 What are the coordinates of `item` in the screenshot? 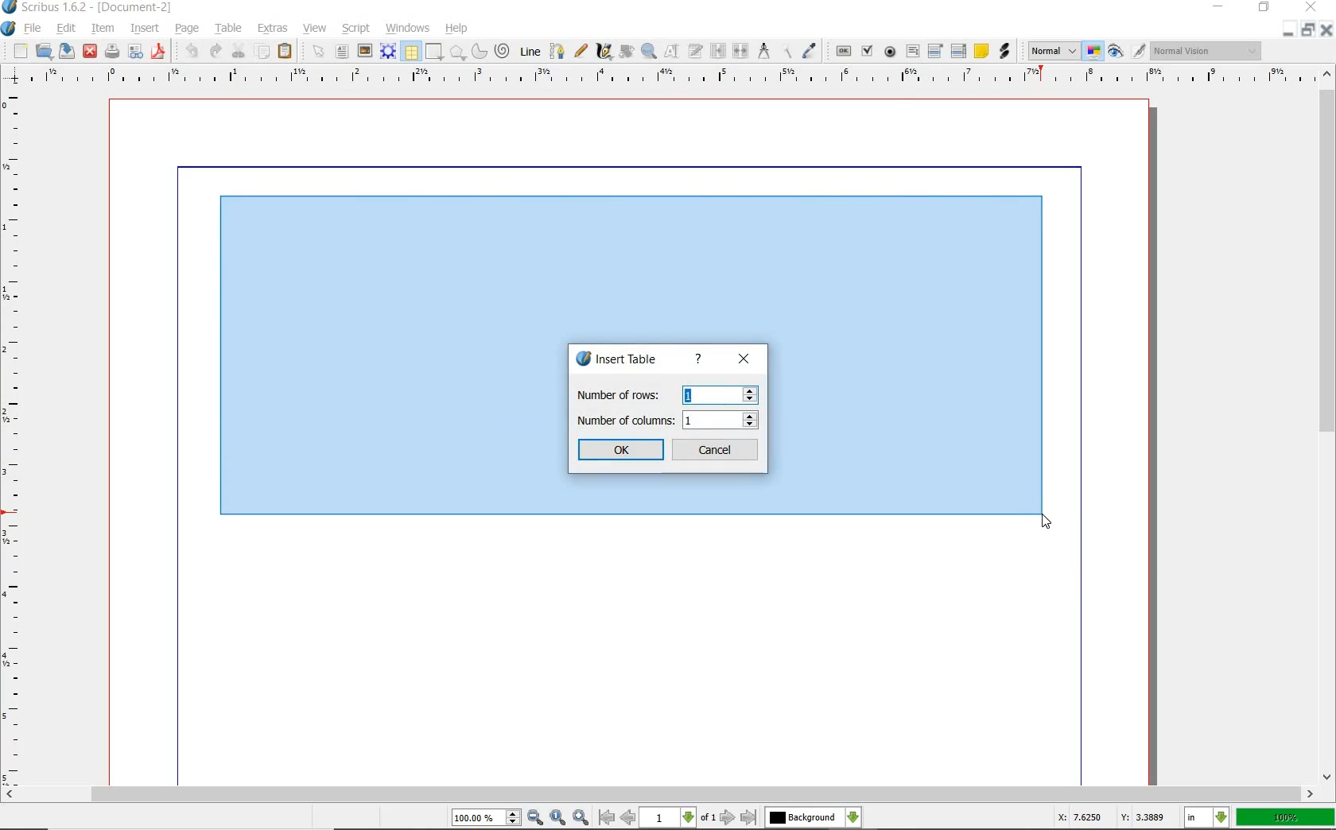 It's located at (106, 29).